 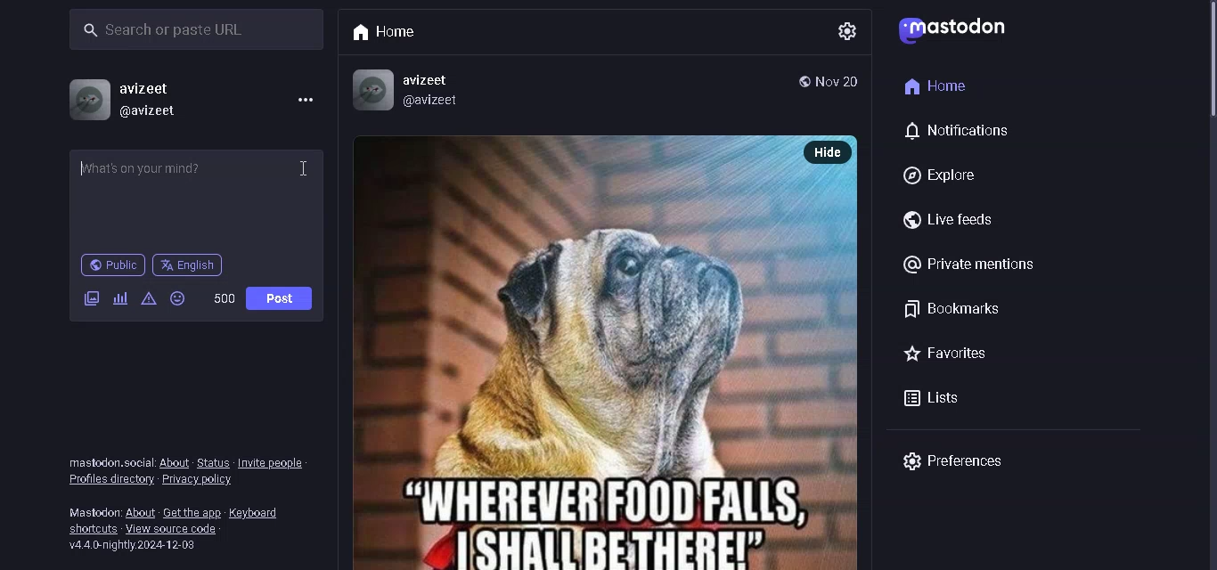 What do you see at coordinates (194, 199) in the screenshot?
I see `whats on your mind` at bounding box center [194, 199].